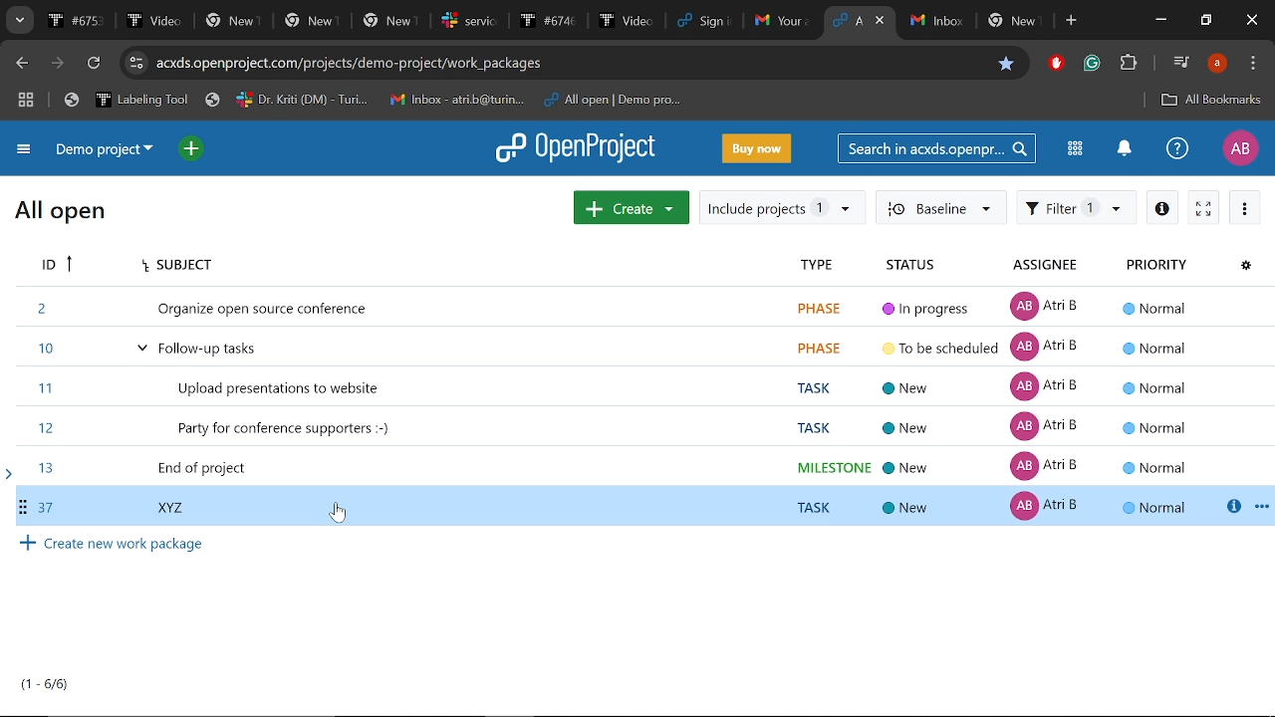 The image size is (1275, 717). I want to click on Tabs, so click(430, 20).